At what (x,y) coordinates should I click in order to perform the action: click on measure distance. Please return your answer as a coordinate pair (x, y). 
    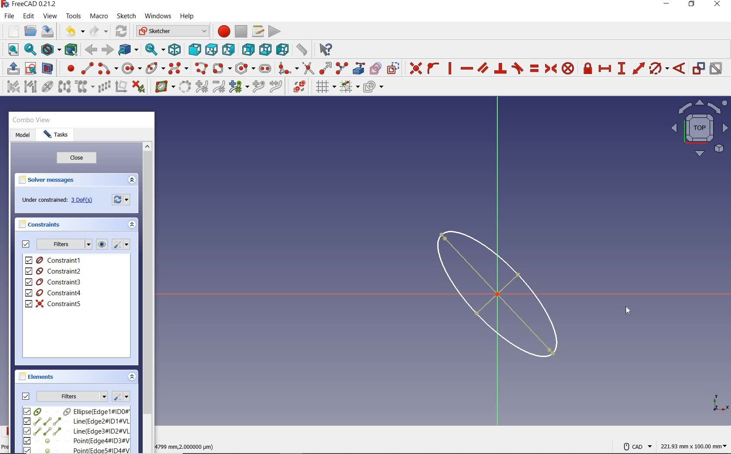
    Looking at the image, I should click on (302, 48).